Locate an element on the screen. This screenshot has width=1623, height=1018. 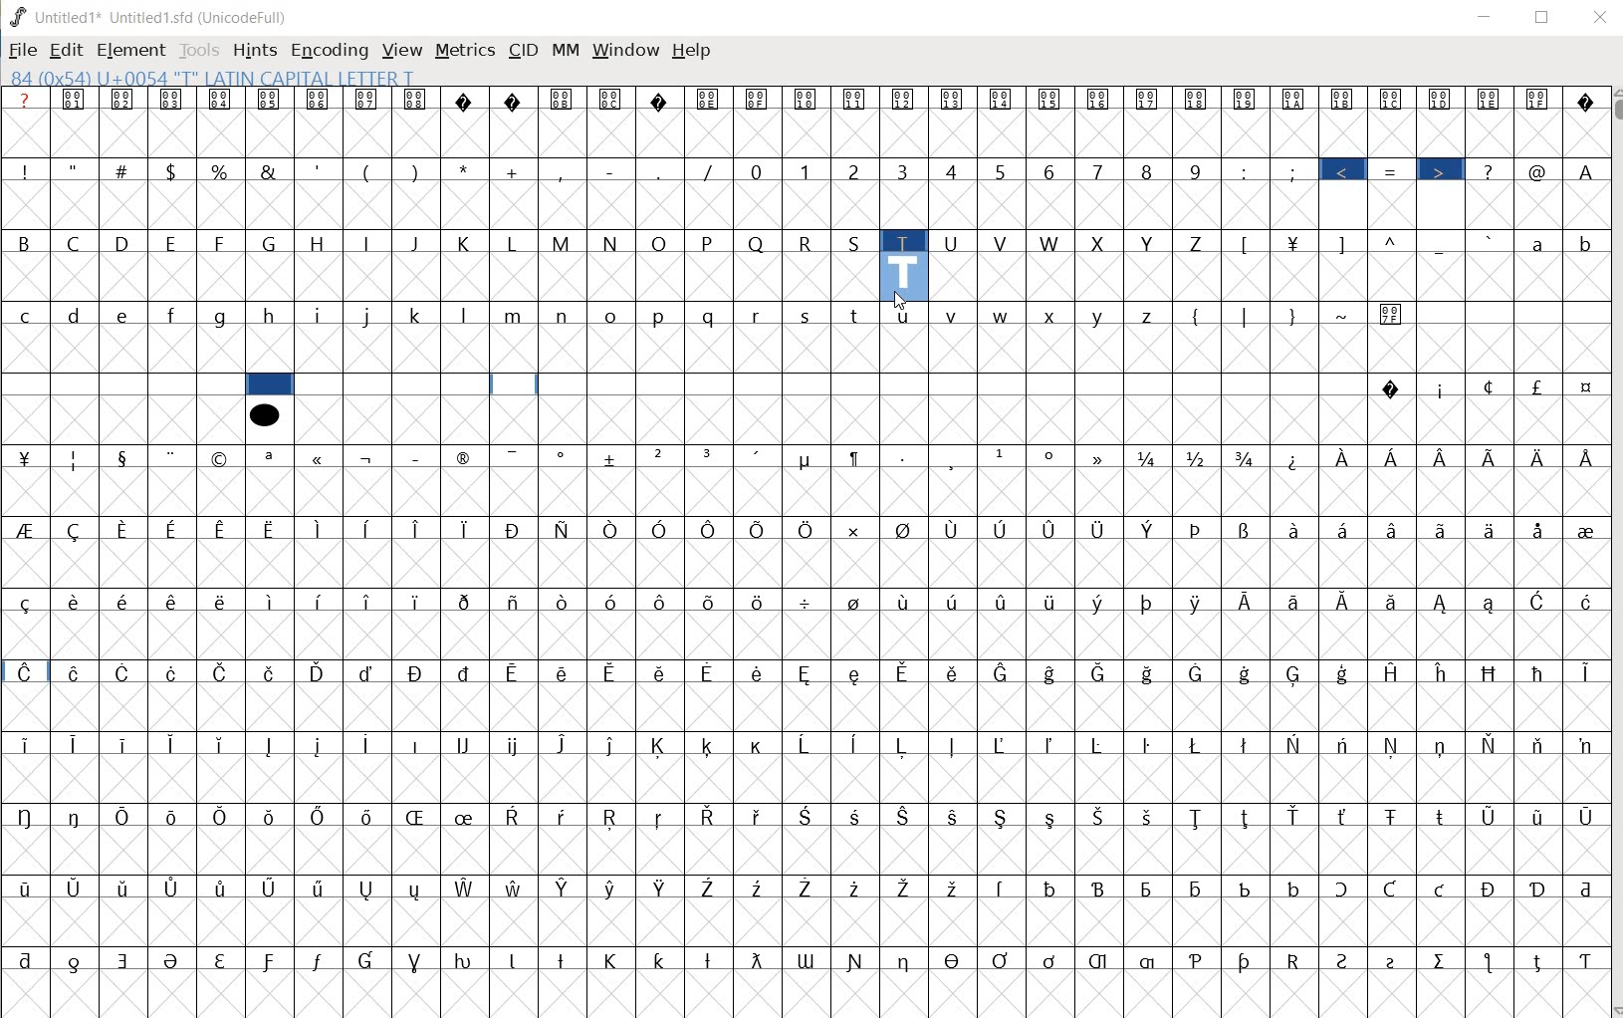
b is located at coordinates (1582, 242).